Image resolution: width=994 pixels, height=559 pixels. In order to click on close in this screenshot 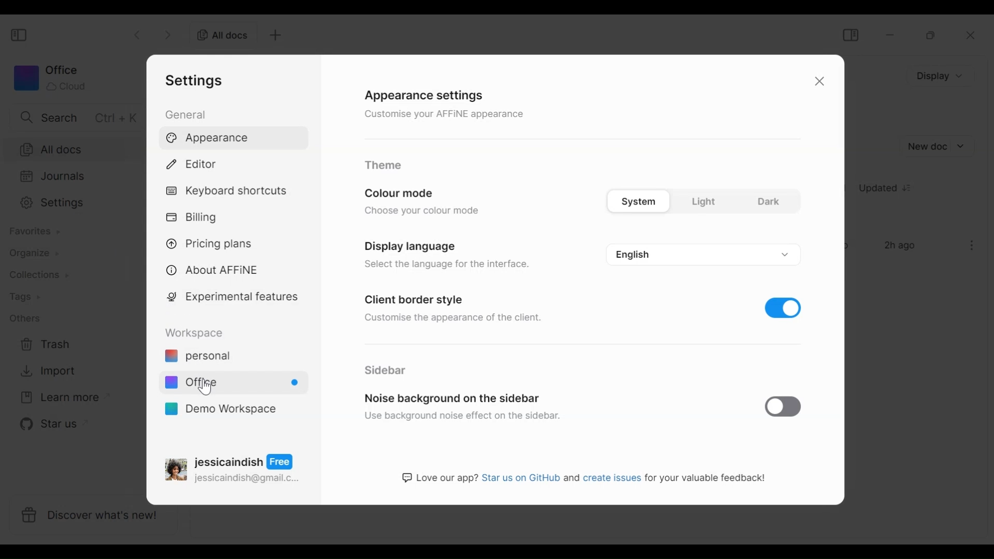, I will do `click(974, 36)`.